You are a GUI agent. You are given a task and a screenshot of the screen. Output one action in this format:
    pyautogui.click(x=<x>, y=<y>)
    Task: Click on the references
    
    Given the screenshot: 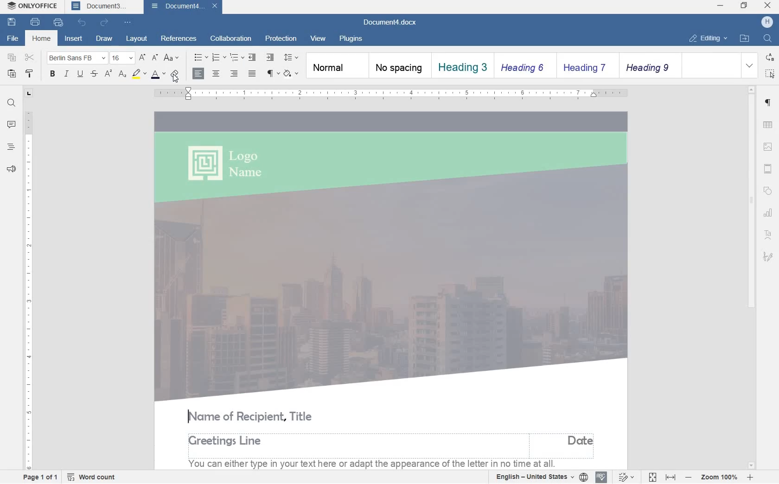 What is the action you would take?
    pyautogui.click(x=179, y=39)
    